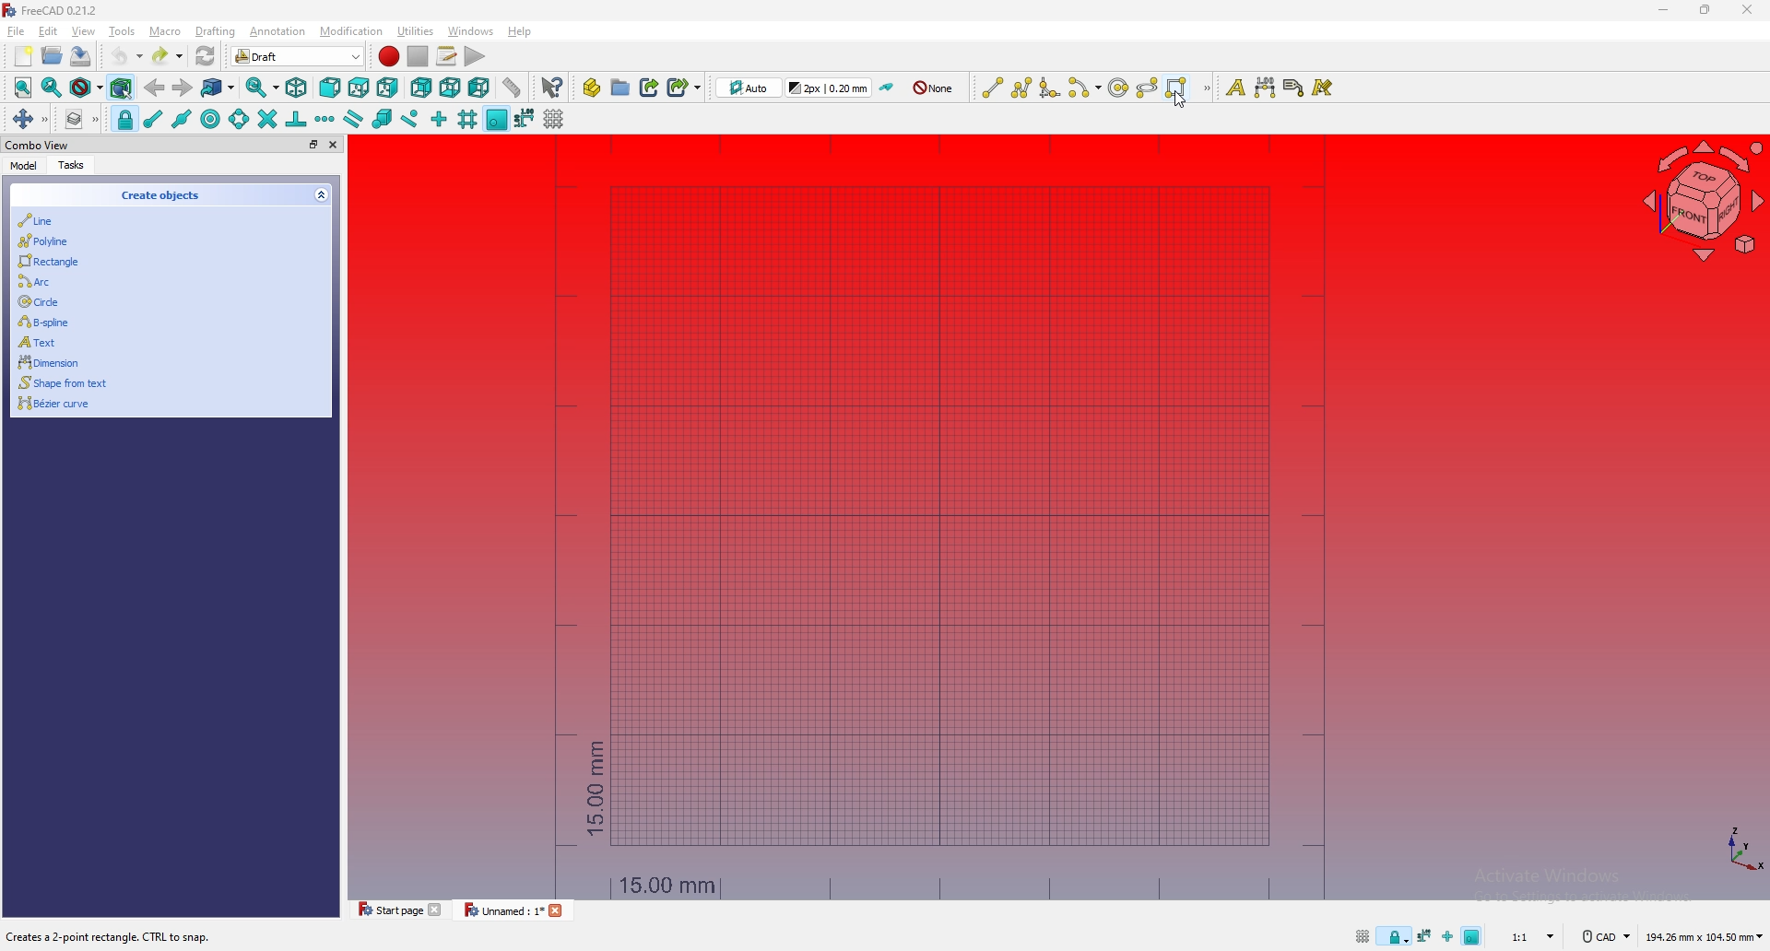 The width and height of the screenshot is (1770, 951). I want to click on right, so click(387, 88).